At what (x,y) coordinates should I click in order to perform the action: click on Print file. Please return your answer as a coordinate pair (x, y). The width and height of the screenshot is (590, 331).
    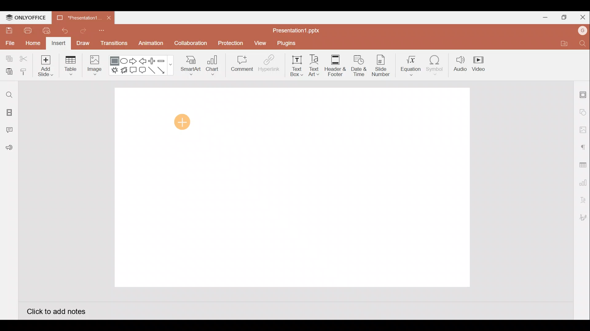
    Looking at the image, I should click on (27, 30).